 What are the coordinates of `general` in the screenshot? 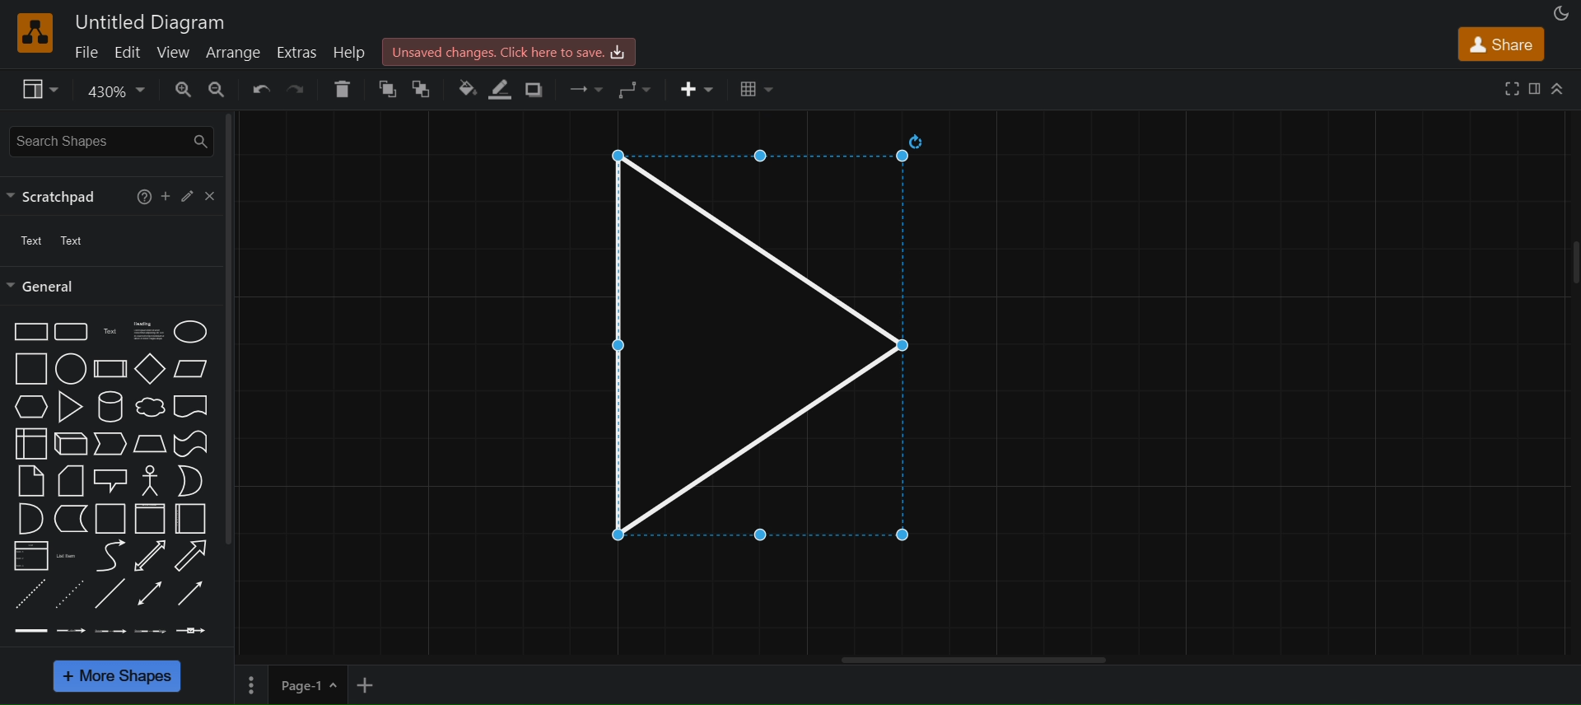 It's located at (45, 287).